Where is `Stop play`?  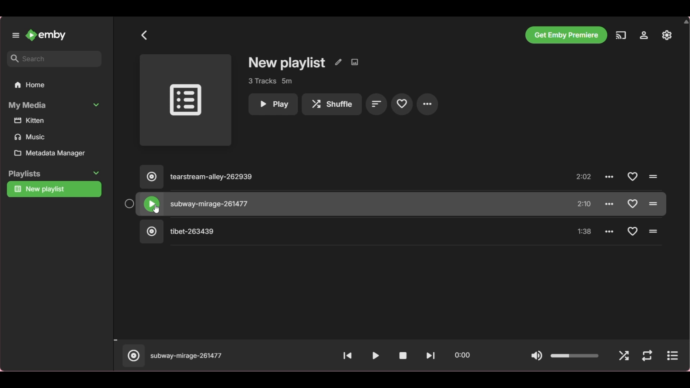
Stop play is located at coordinates (403, 356).